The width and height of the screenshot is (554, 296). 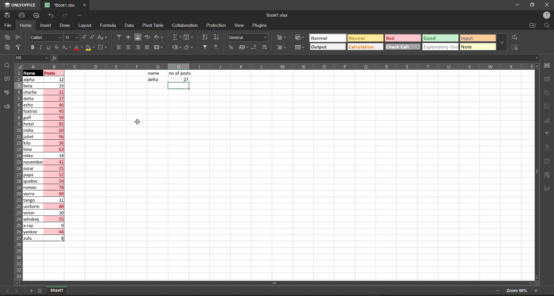 I want to click on row names, so click(x=17, y=176).